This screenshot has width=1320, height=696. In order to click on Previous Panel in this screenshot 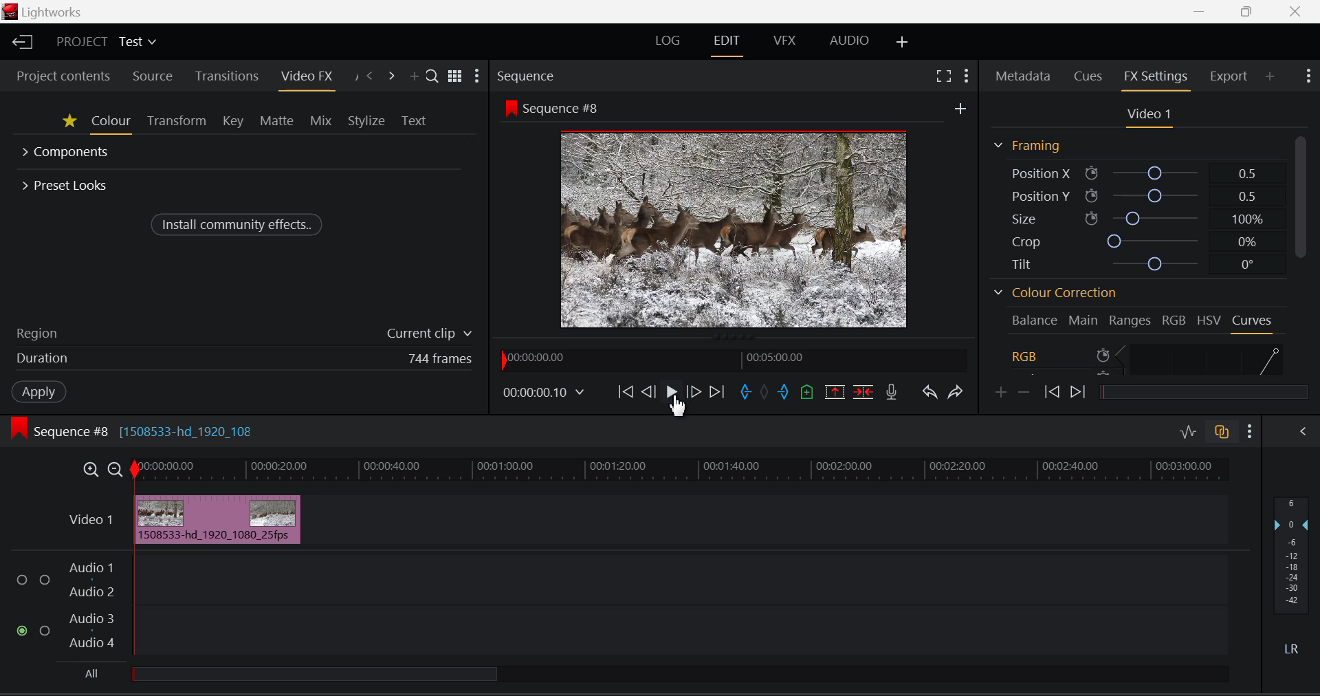, I will do `click(370, 75)`.